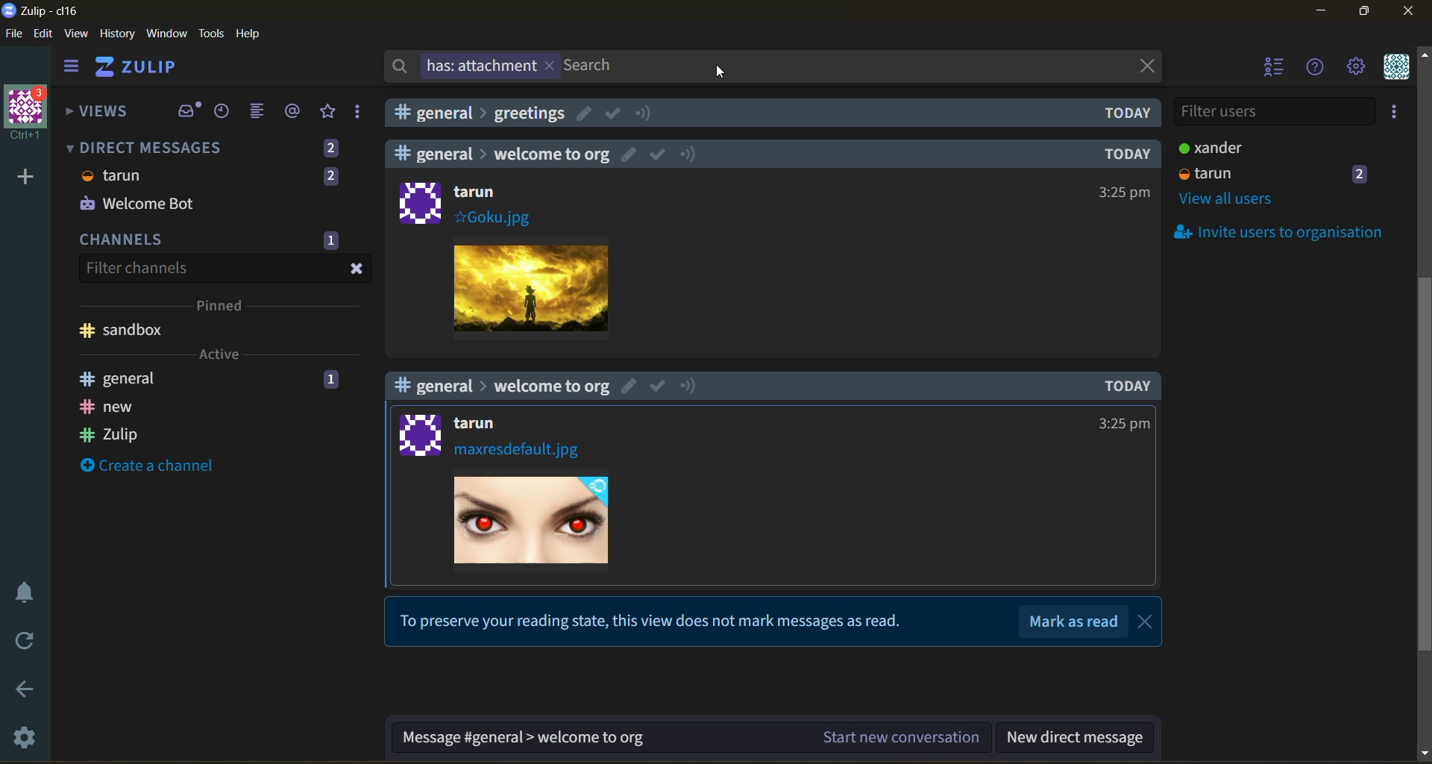 The height and width of the screenshot is (764, 1432). What do you see at coordinates (415, 433) in the screenshot?
I see `logo` at bounding box center [415, 433].